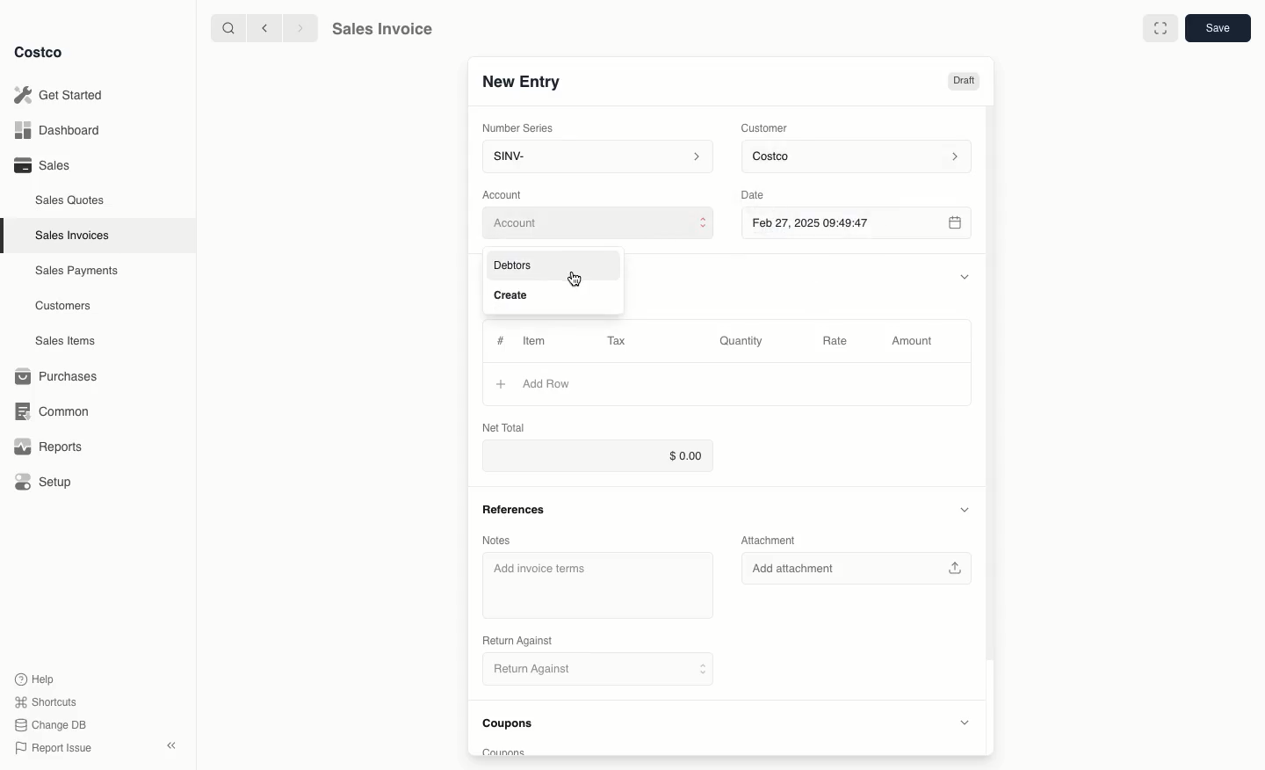 The height and width of the screenshot is (770, 1265). What do you see at coordinates (767, 192) in the screenshot?
I see `Date` at bounding box center [767, 192].